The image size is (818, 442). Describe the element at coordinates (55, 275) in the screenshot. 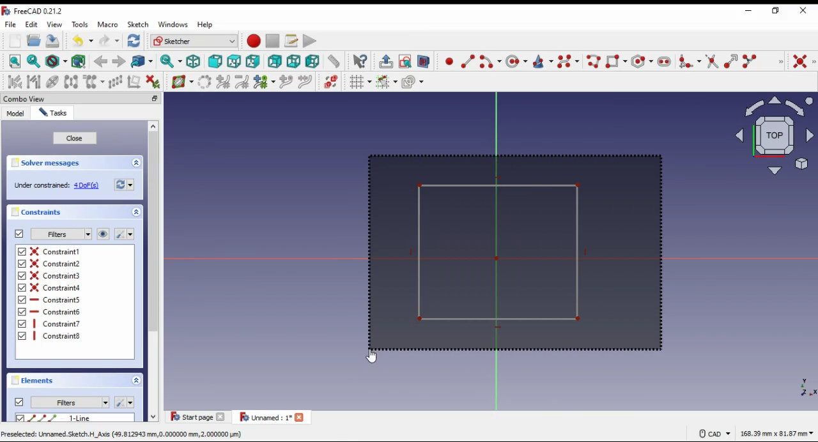

I see `on/off constraint 3` at that location.